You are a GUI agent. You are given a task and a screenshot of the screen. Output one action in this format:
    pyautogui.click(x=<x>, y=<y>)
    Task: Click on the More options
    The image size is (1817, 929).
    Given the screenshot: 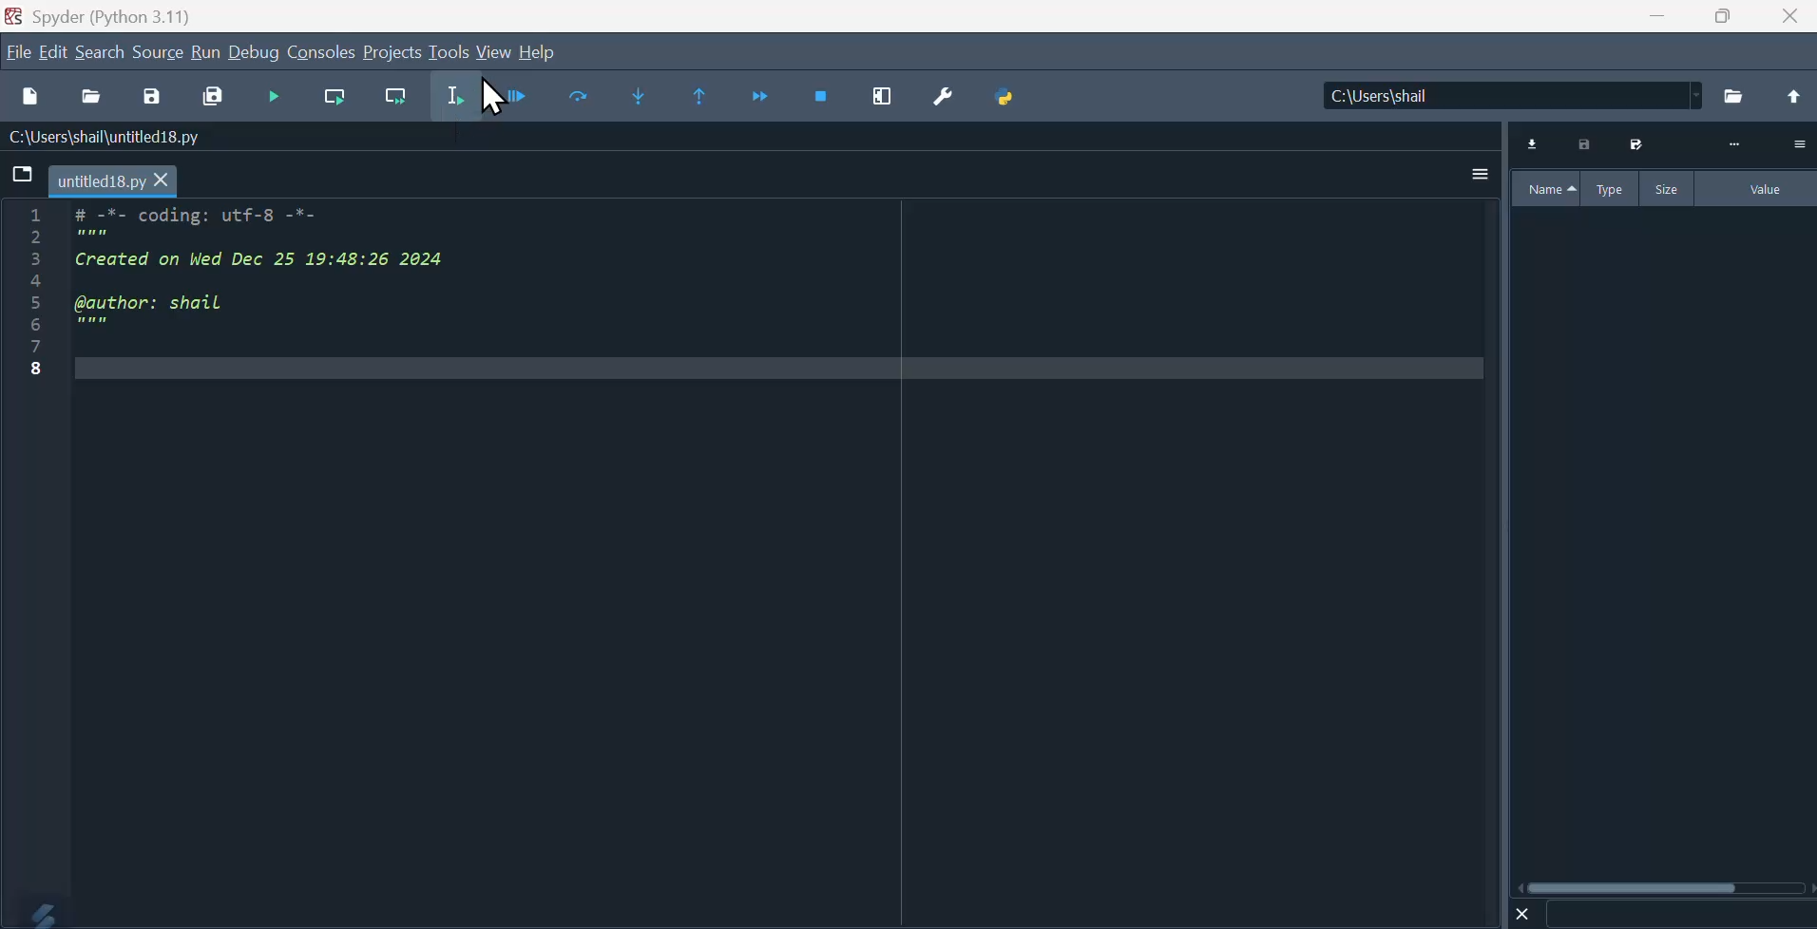 What is the action you would take?
    pyautogui.click(x=1481, y=173)
    